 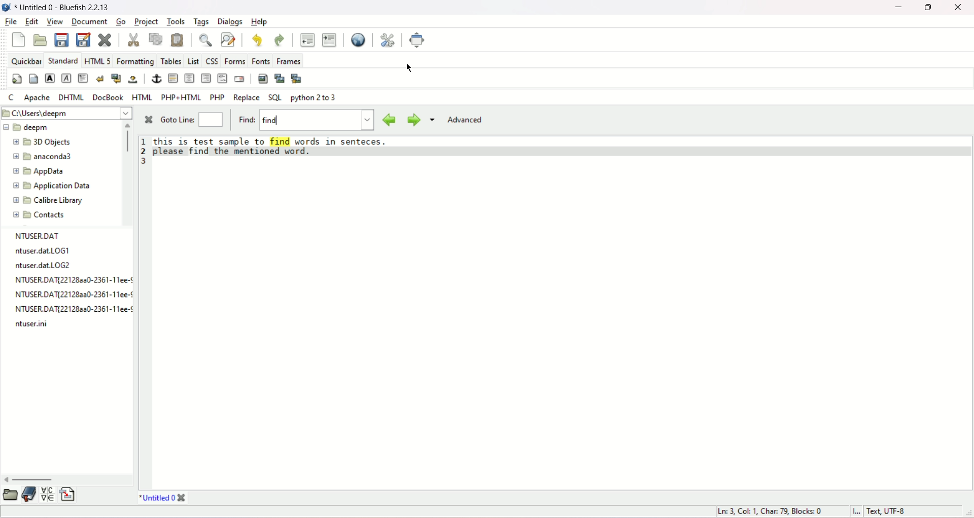 I want to click on goto line:, so click(x=193, y=121).